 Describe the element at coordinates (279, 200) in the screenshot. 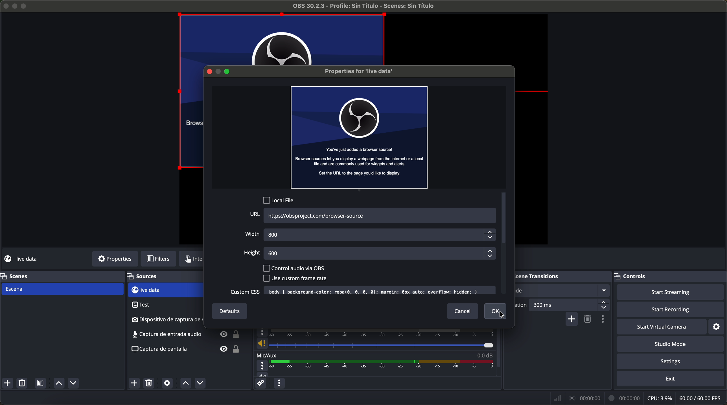

I see `local file` at that location.